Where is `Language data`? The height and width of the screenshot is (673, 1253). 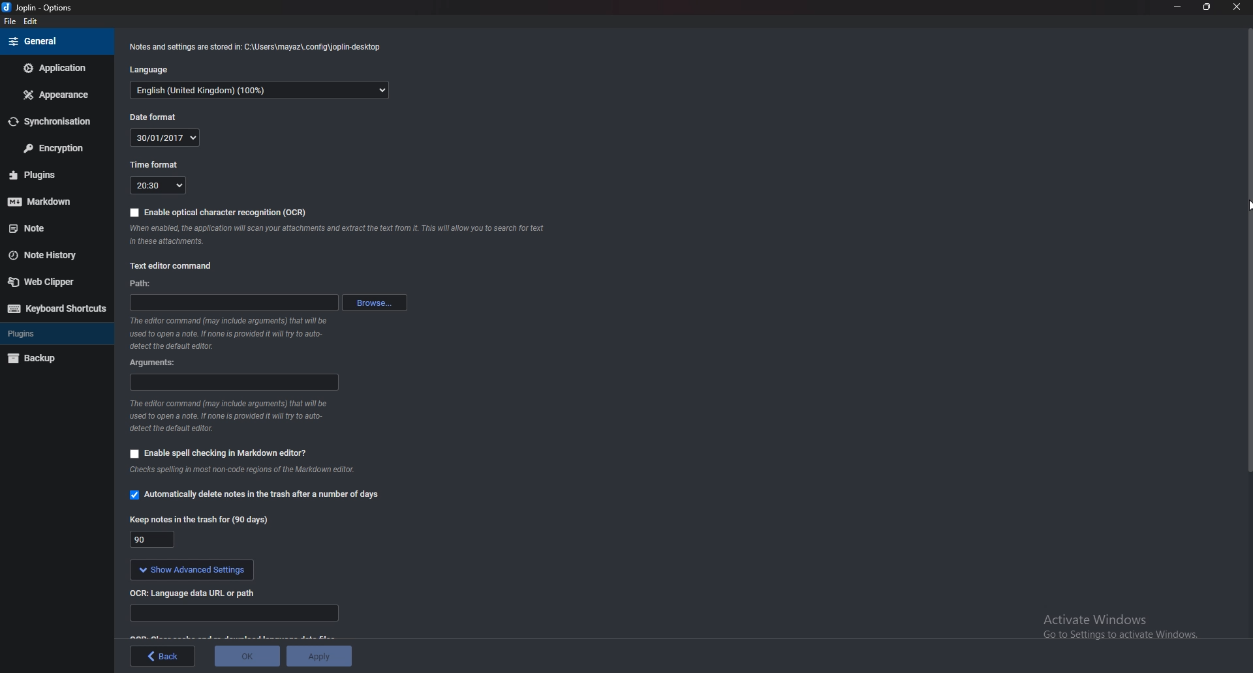
Language data is located at coordinates (232, 613).